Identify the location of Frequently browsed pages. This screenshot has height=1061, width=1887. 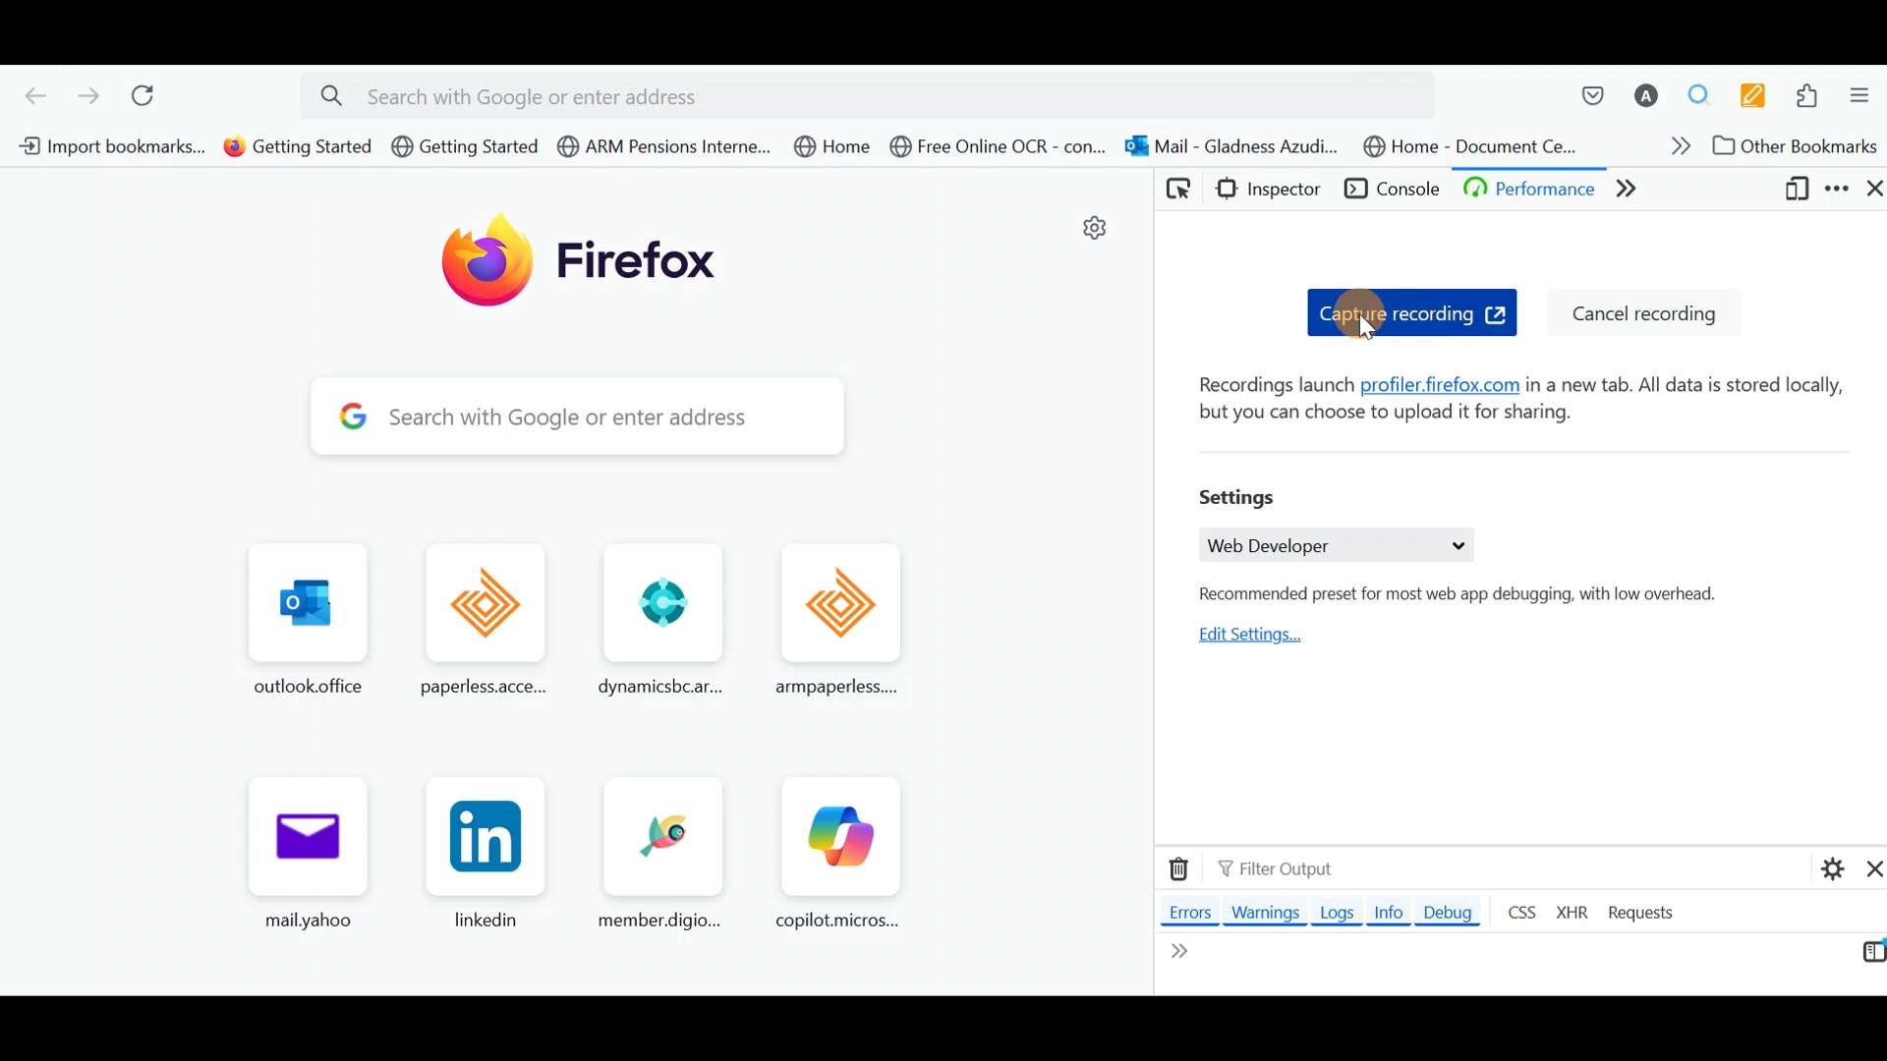
(571, 734).